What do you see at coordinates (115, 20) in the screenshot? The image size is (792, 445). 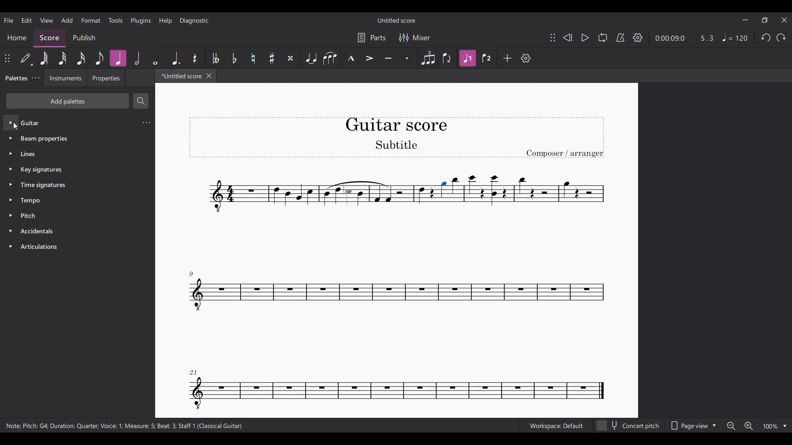 I see `Tools menu` at bounding box center [115, 20].